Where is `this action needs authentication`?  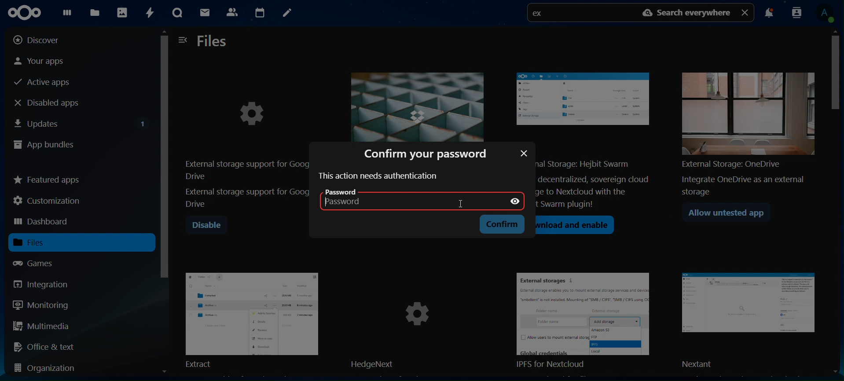 this action needs authentication is located at coordinates (379, 176).